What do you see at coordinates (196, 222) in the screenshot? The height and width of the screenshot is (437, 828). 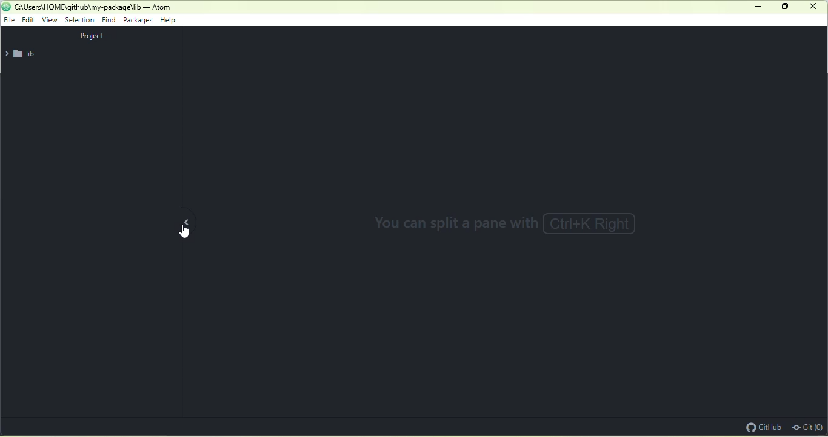 I see `collapse button` at bounding box center [196, 222].